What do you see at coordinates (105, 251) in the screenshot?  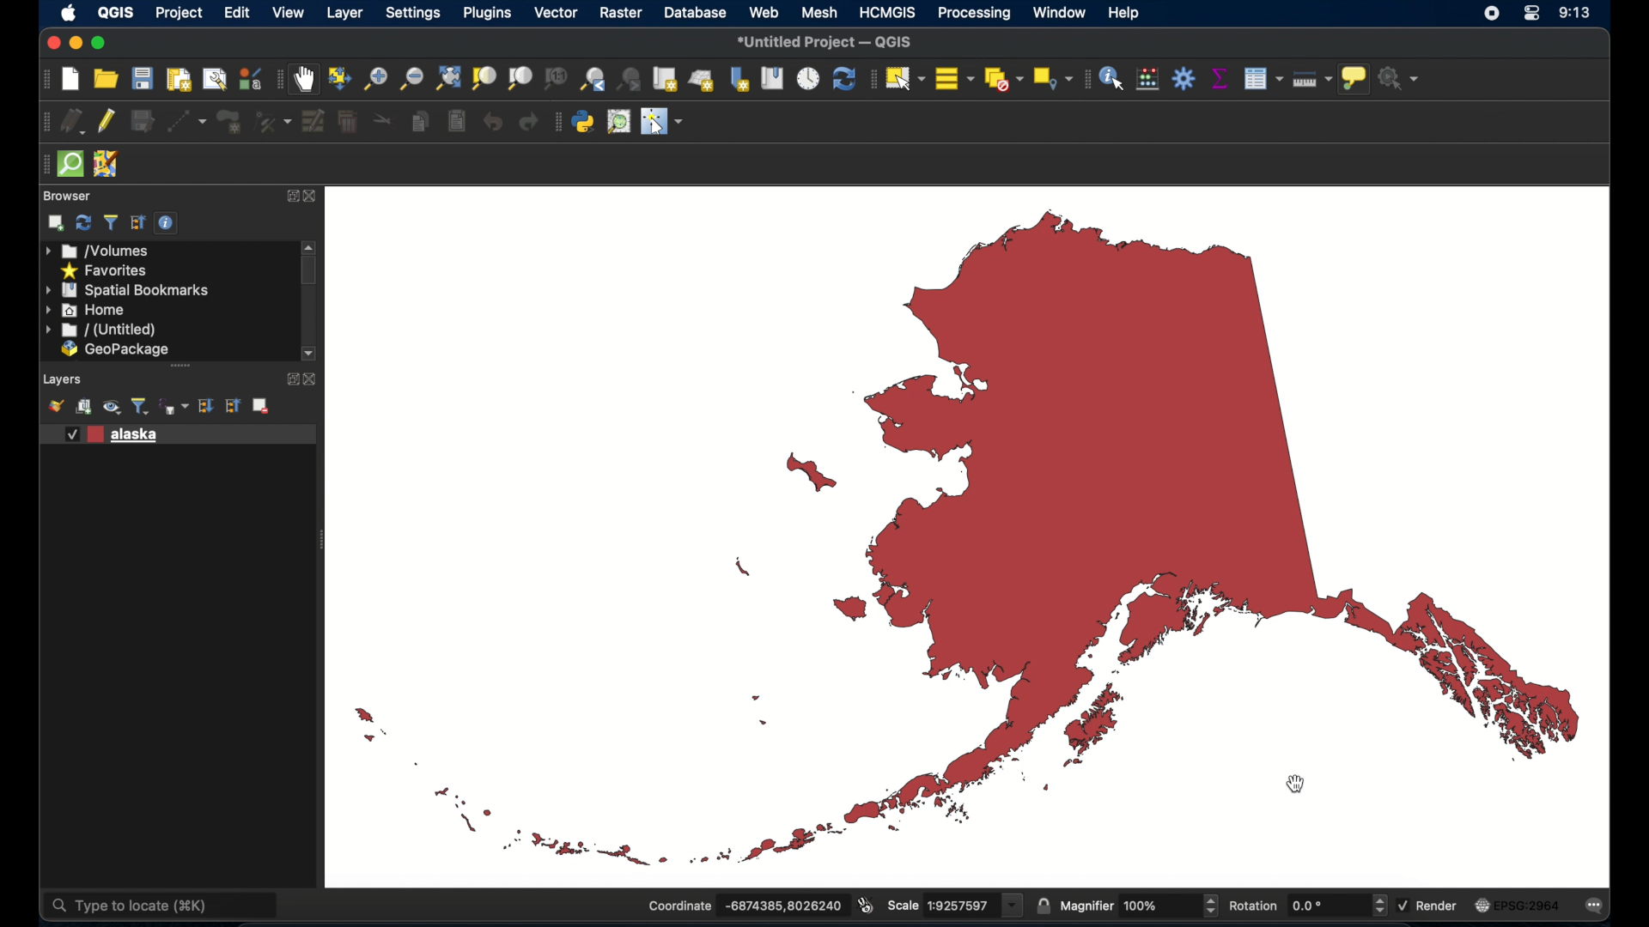 I see `volumes` at bounding box center [105, 251].